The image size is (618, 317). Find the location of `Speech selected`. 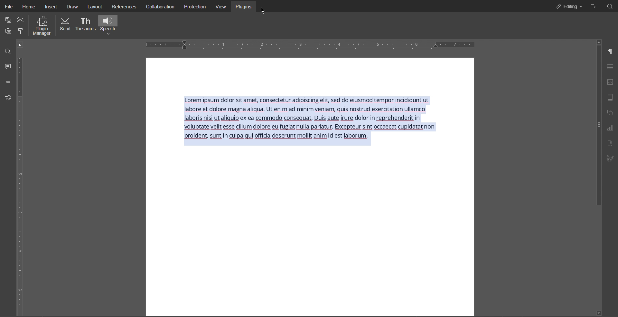

Speech selected is located at coordinates (110, 24).